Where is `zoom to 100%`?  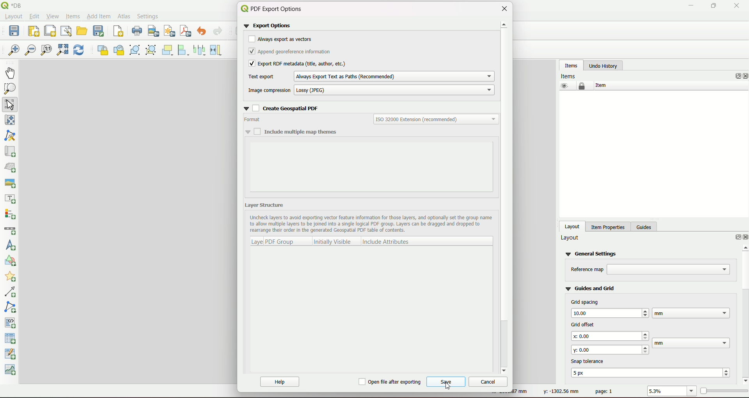
zoom to 100% is located at coordinates (46, 51).